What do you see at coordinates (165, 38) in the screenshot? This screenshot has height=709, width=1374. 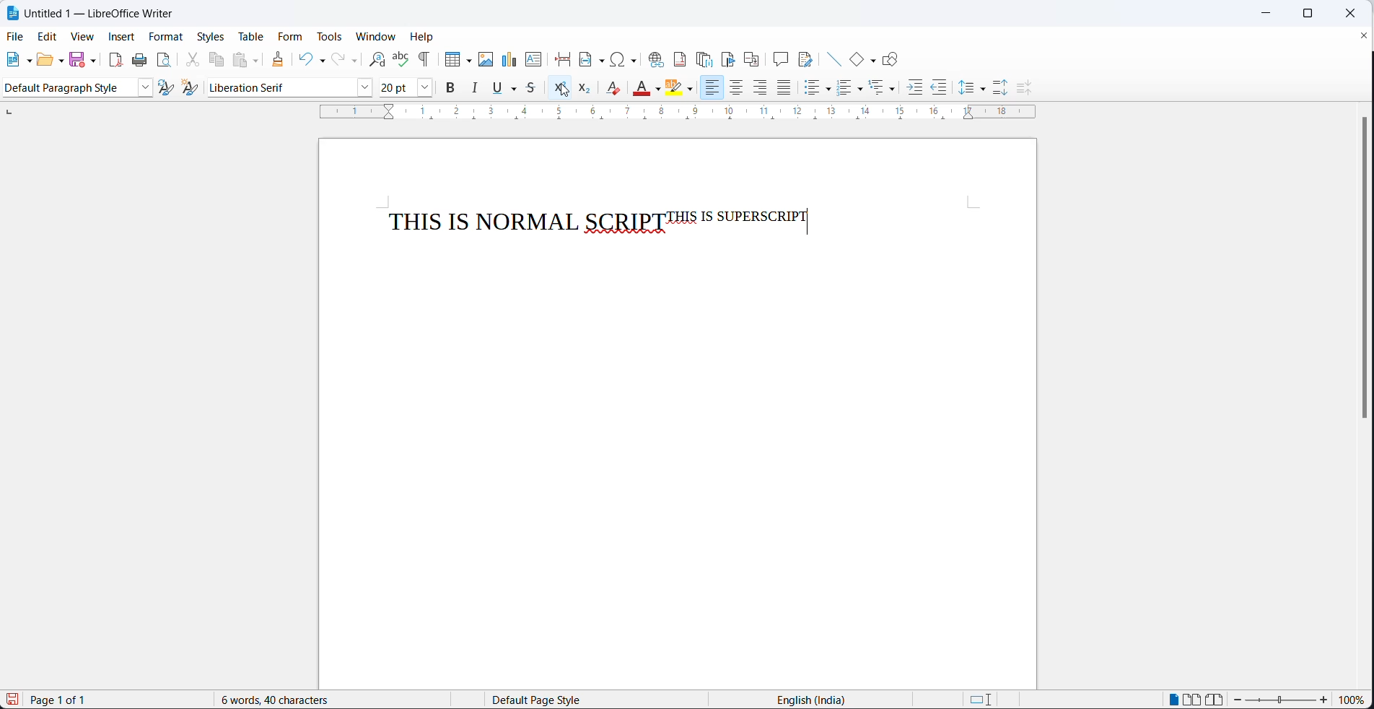 I see `format` at bounding box center [165, 38].